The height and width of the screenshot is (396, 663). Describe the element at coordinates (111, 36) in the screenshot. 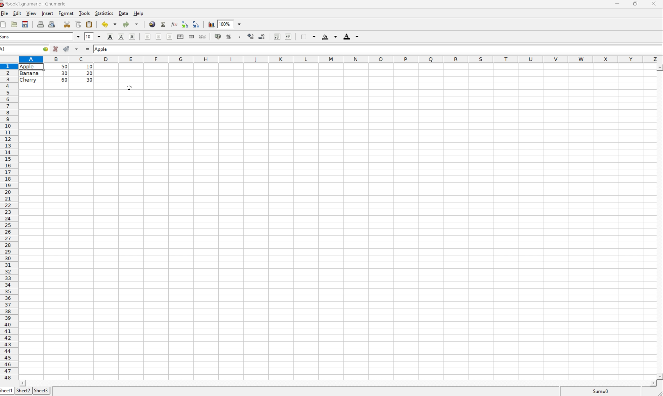

I see `bold` at that location.